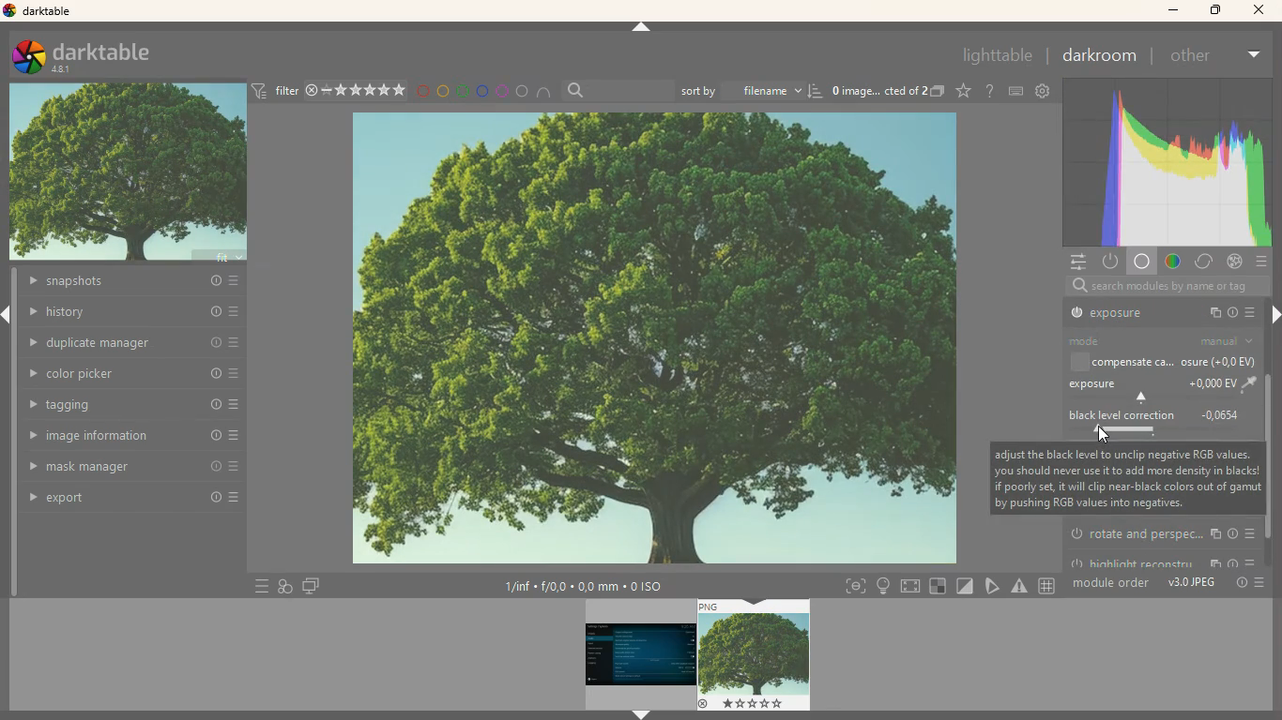  I want to click on effect, so click(1235, 262).